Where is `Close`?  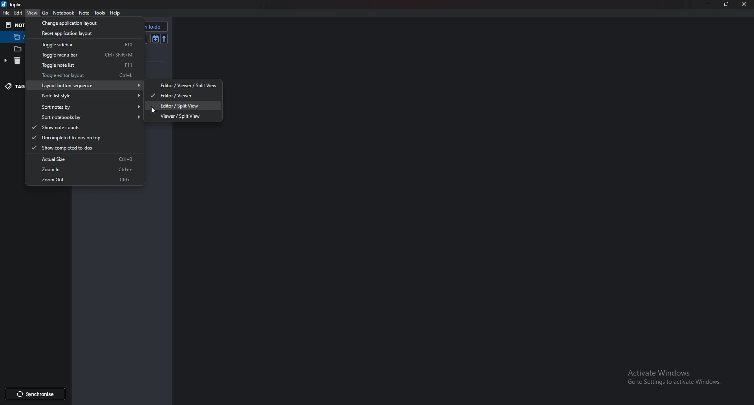 Close is located at coordinates (743, 4).